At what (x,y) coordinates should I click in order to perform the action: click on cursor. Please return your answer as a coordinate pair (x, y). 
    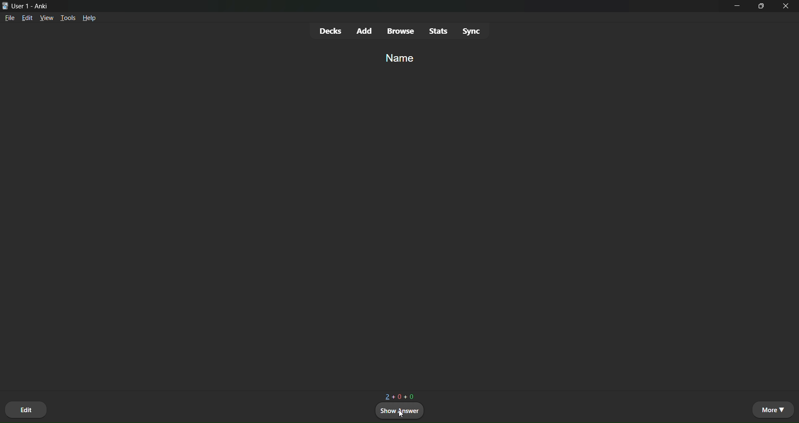
    Looking at the image, I should click on (400, 413).